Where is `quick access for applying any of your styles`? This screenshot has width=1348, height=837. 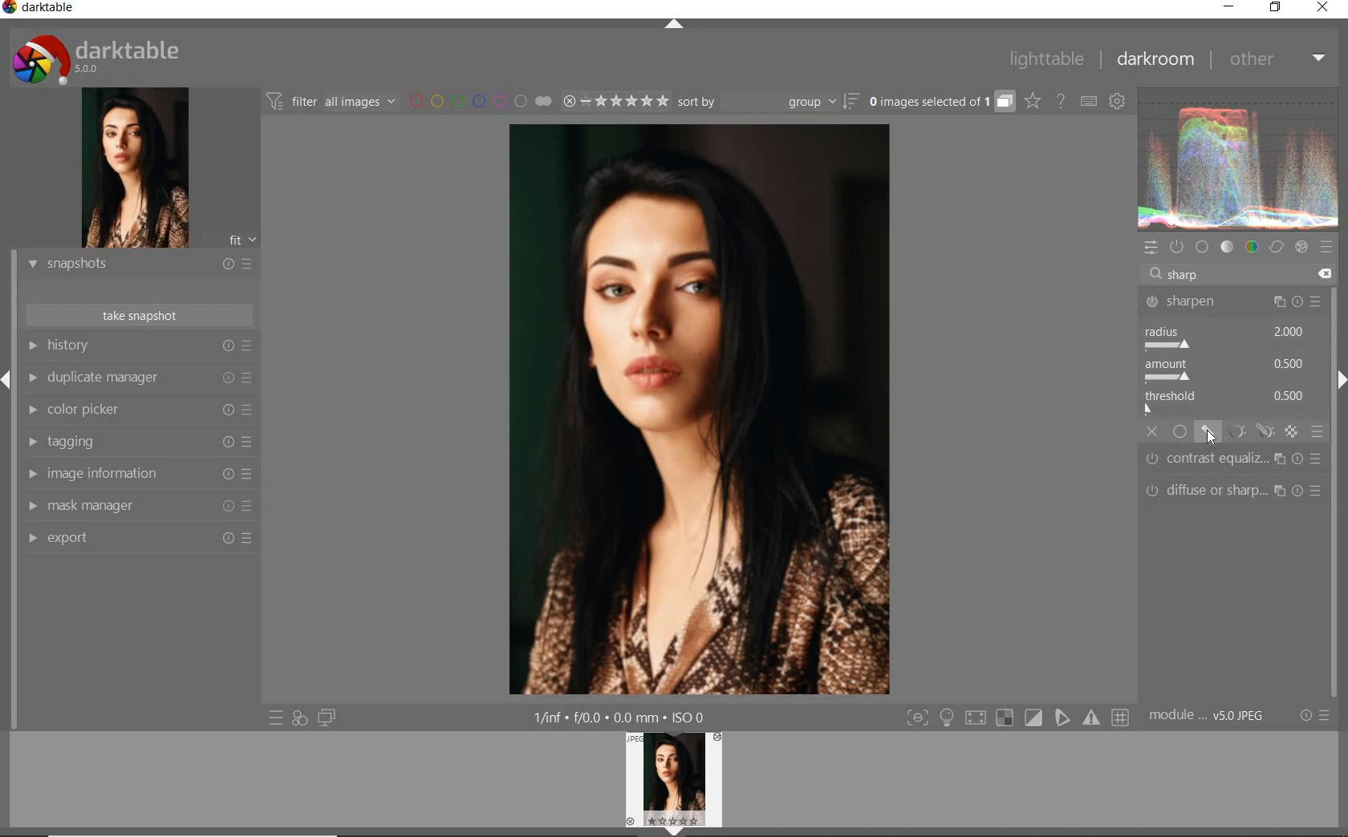 quick access for applying any of your styles is located at coordinates (299, 718).